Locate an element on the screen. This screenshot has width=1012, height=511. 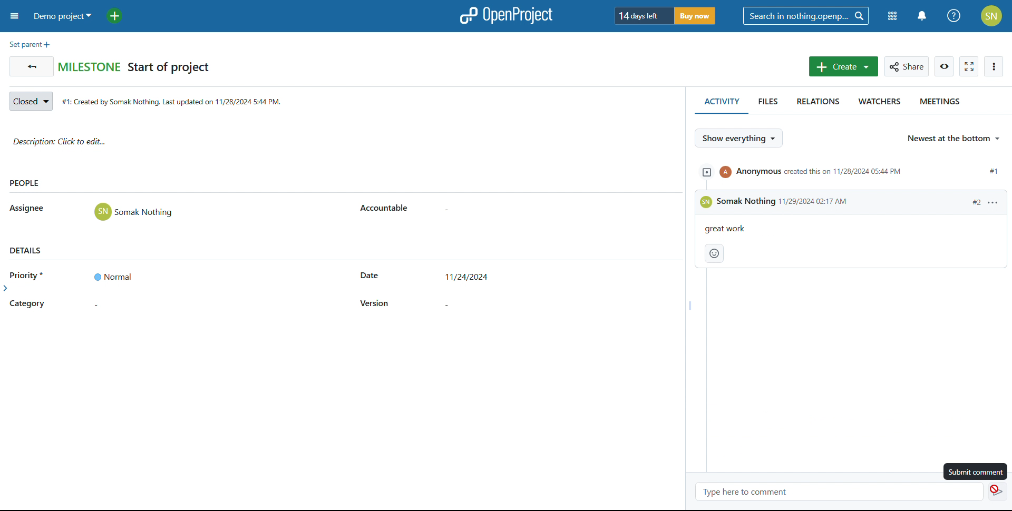
event created is located at coordinates (815, 171).